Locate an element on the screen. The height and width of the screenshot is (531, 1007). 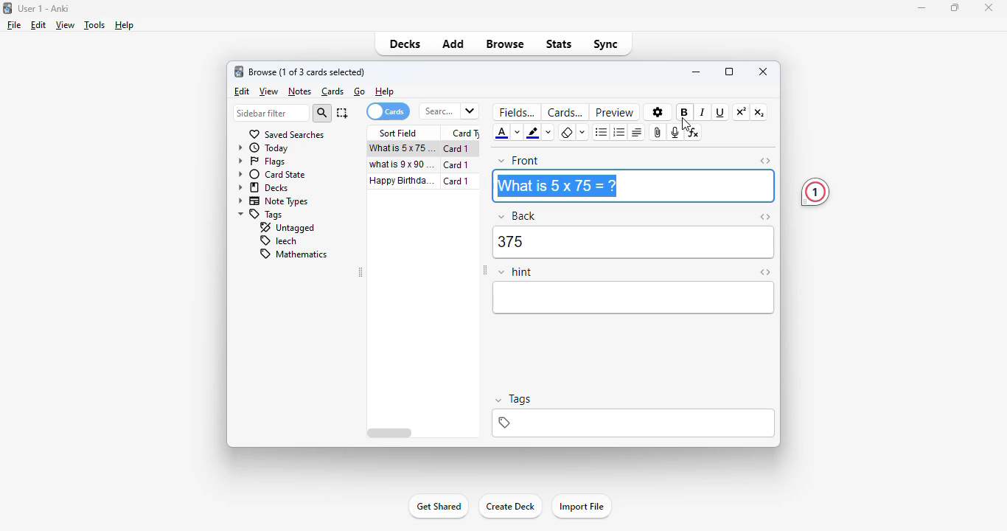
text highlight color is located at coordinates (534, 133).